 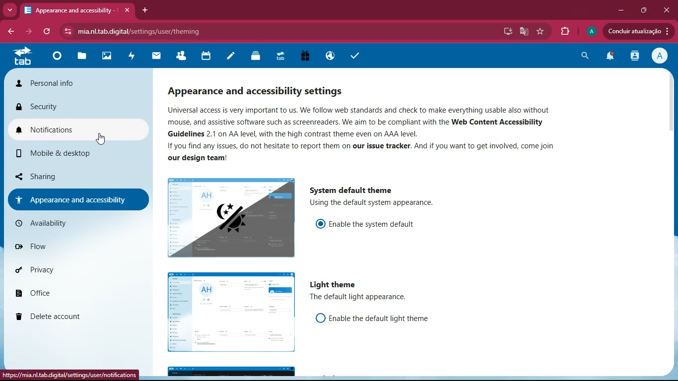 I want to click on activity, so click(x=132, y=56).